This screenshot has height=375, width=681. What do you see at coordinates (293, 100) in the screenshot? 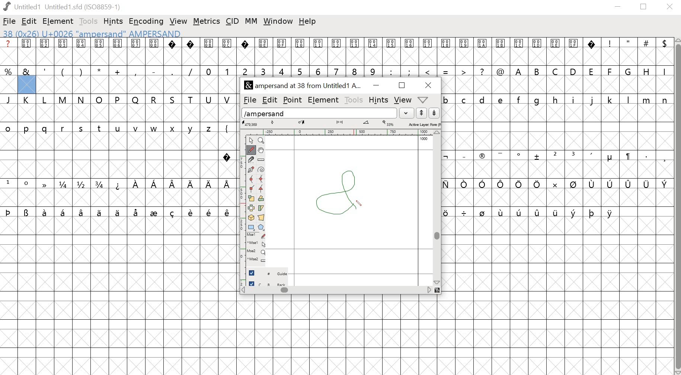
I see `point` at bounding box center [293, 100].